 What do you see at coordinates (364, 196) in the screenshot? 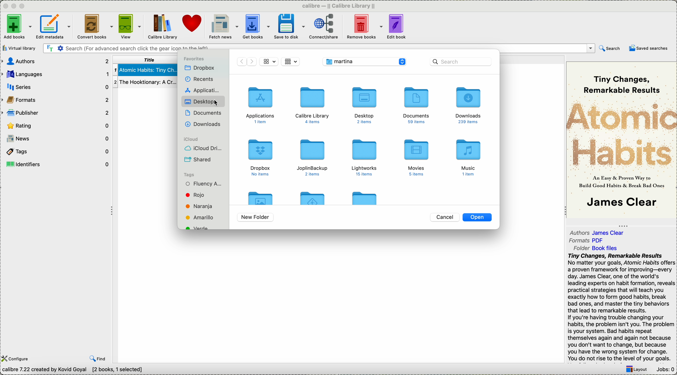
I see `folder` at bounding box center [364, 196].